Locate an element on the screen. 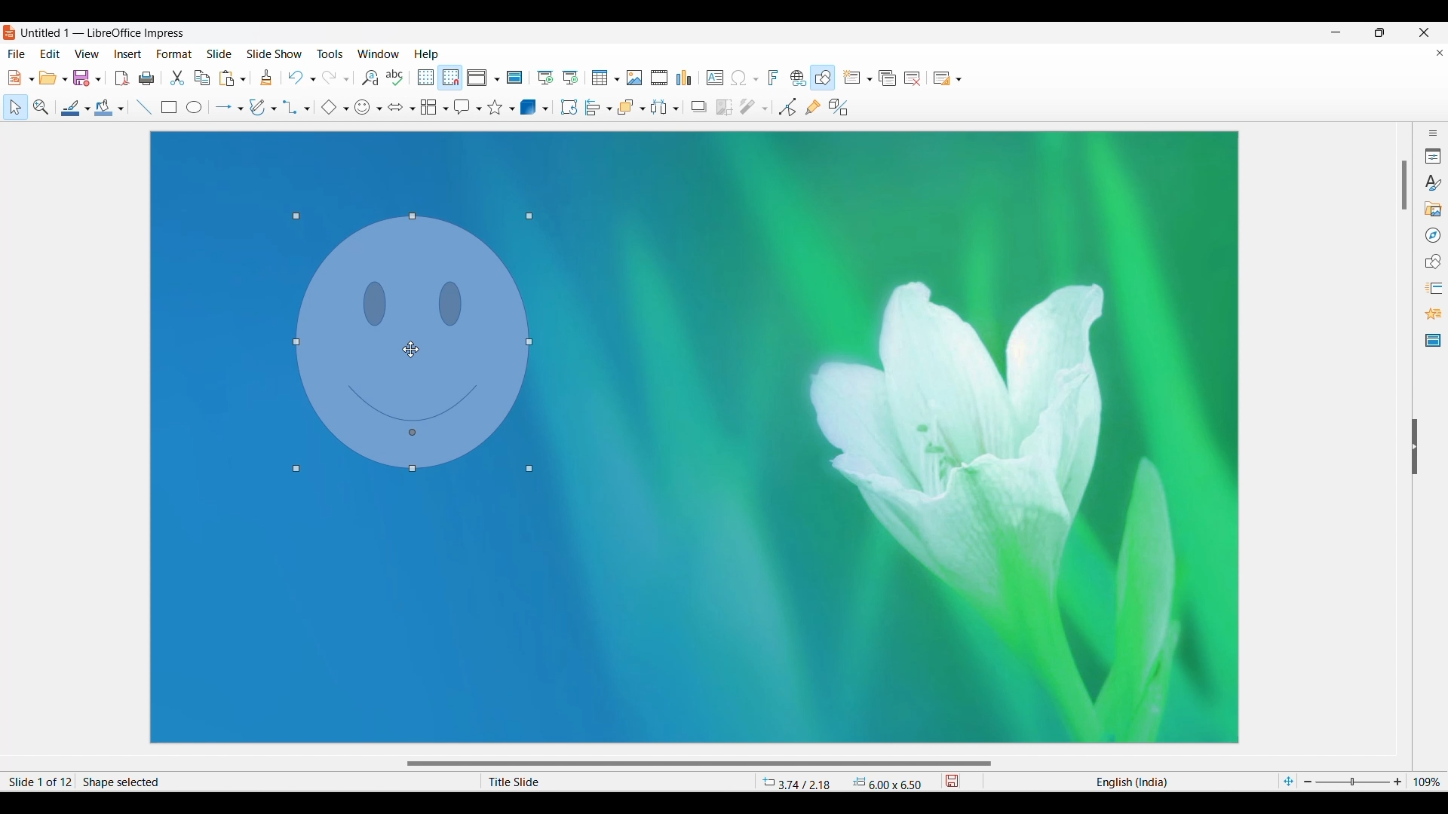  Special character chosen is located at coordinates (738, 78).